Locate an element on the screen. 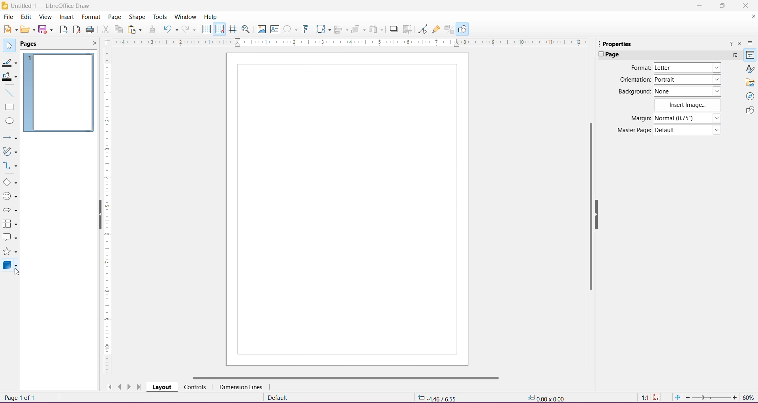  Toggle Point Edit Mode is located at coordinates (422, 29).